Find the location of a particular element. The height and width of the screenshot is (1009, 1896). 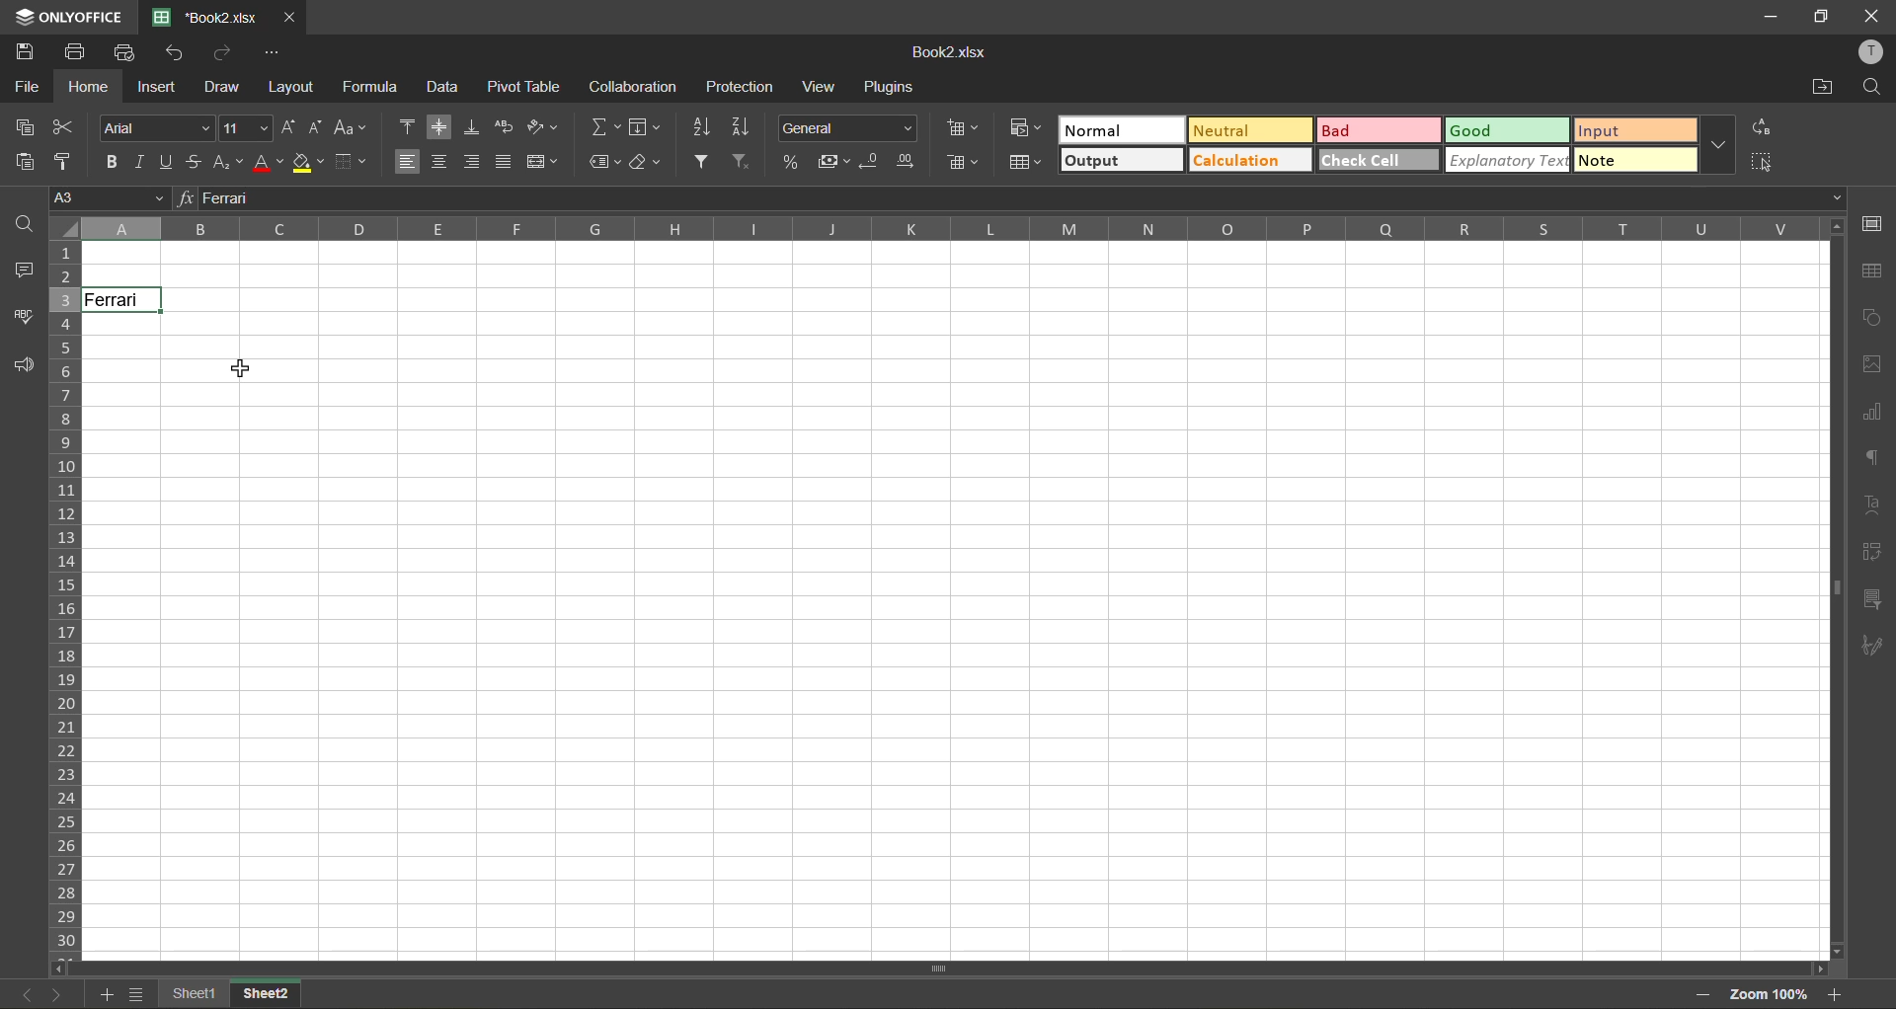

pivot table is located at coordinates (524, 85).